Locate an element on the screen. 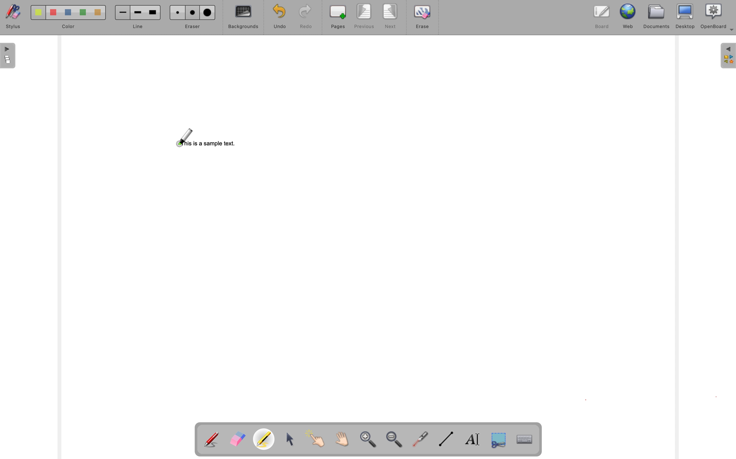 The height and width of the screenshot is (459, 736). pages is located at coordinates (336, 17).